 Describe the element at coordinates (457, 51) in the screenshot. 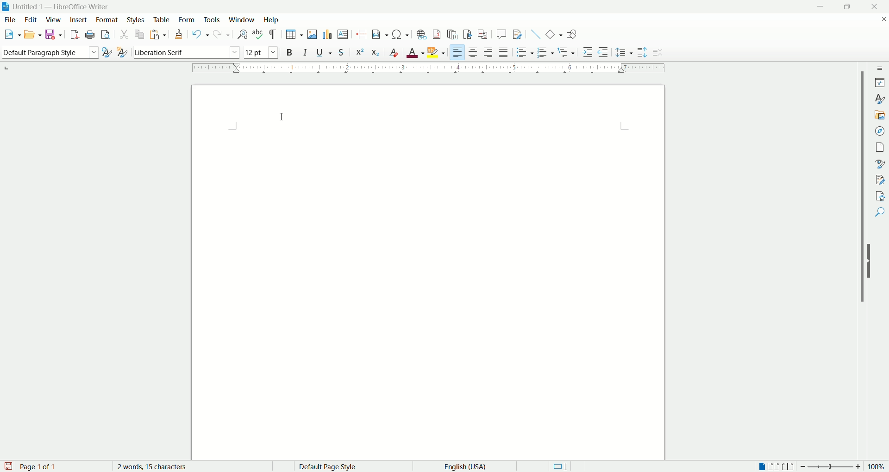

I see `left align` at that location.